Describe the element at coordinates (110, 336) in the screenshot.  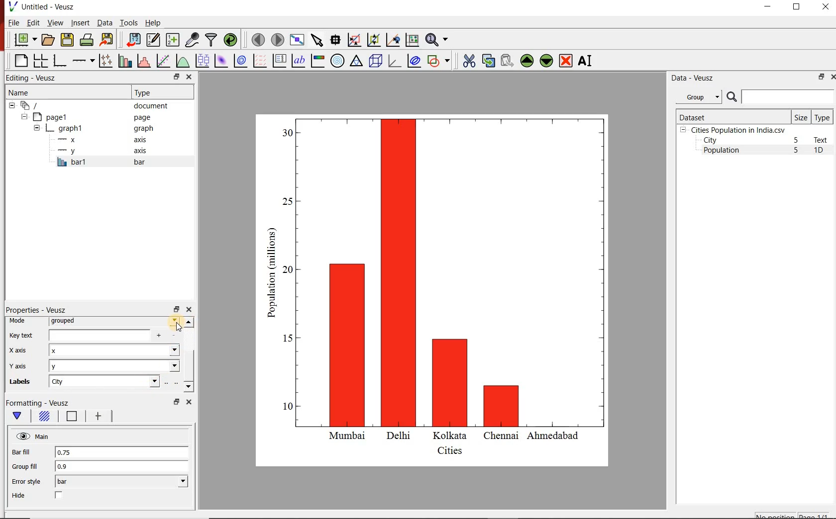
I see `input field` at that location.